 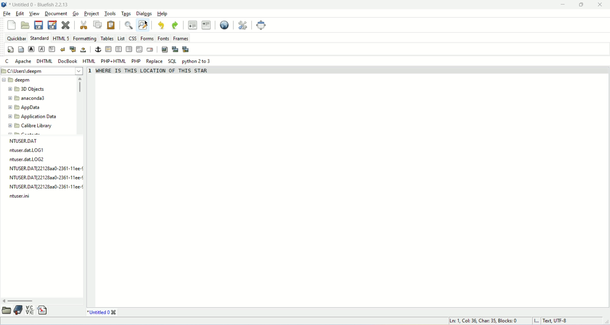 I want to click on ntuser.dat LOG1, so click(x=26, y=151).